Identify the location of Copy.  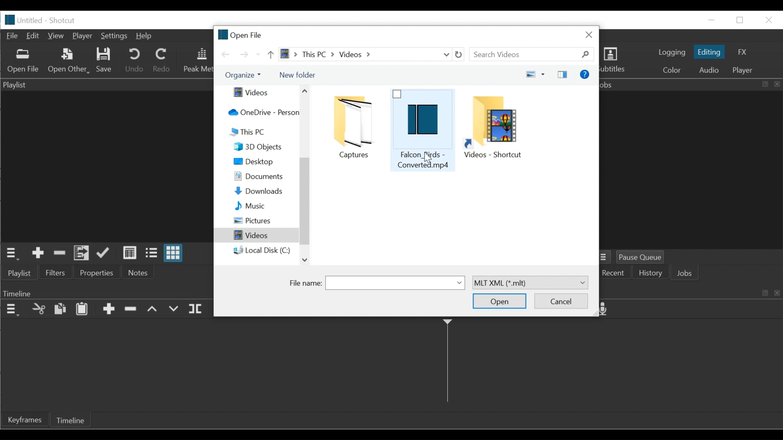
(60, 309).